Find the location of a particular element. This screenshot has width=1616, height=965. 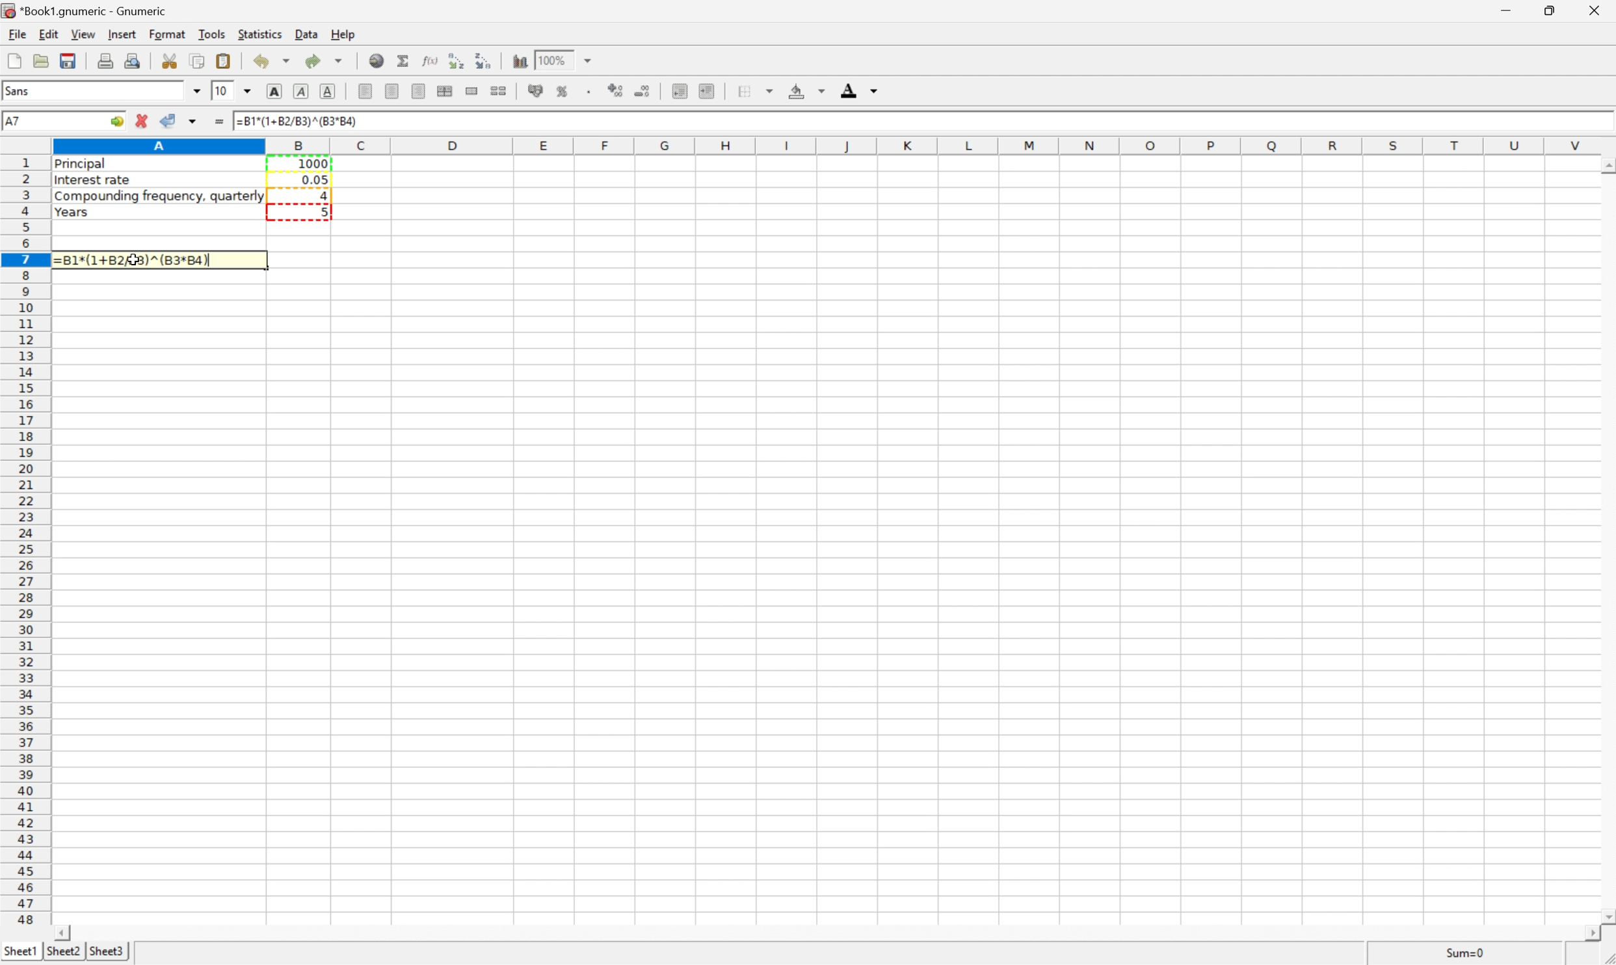

accept changes across selection is located at coordinates (193, 121).